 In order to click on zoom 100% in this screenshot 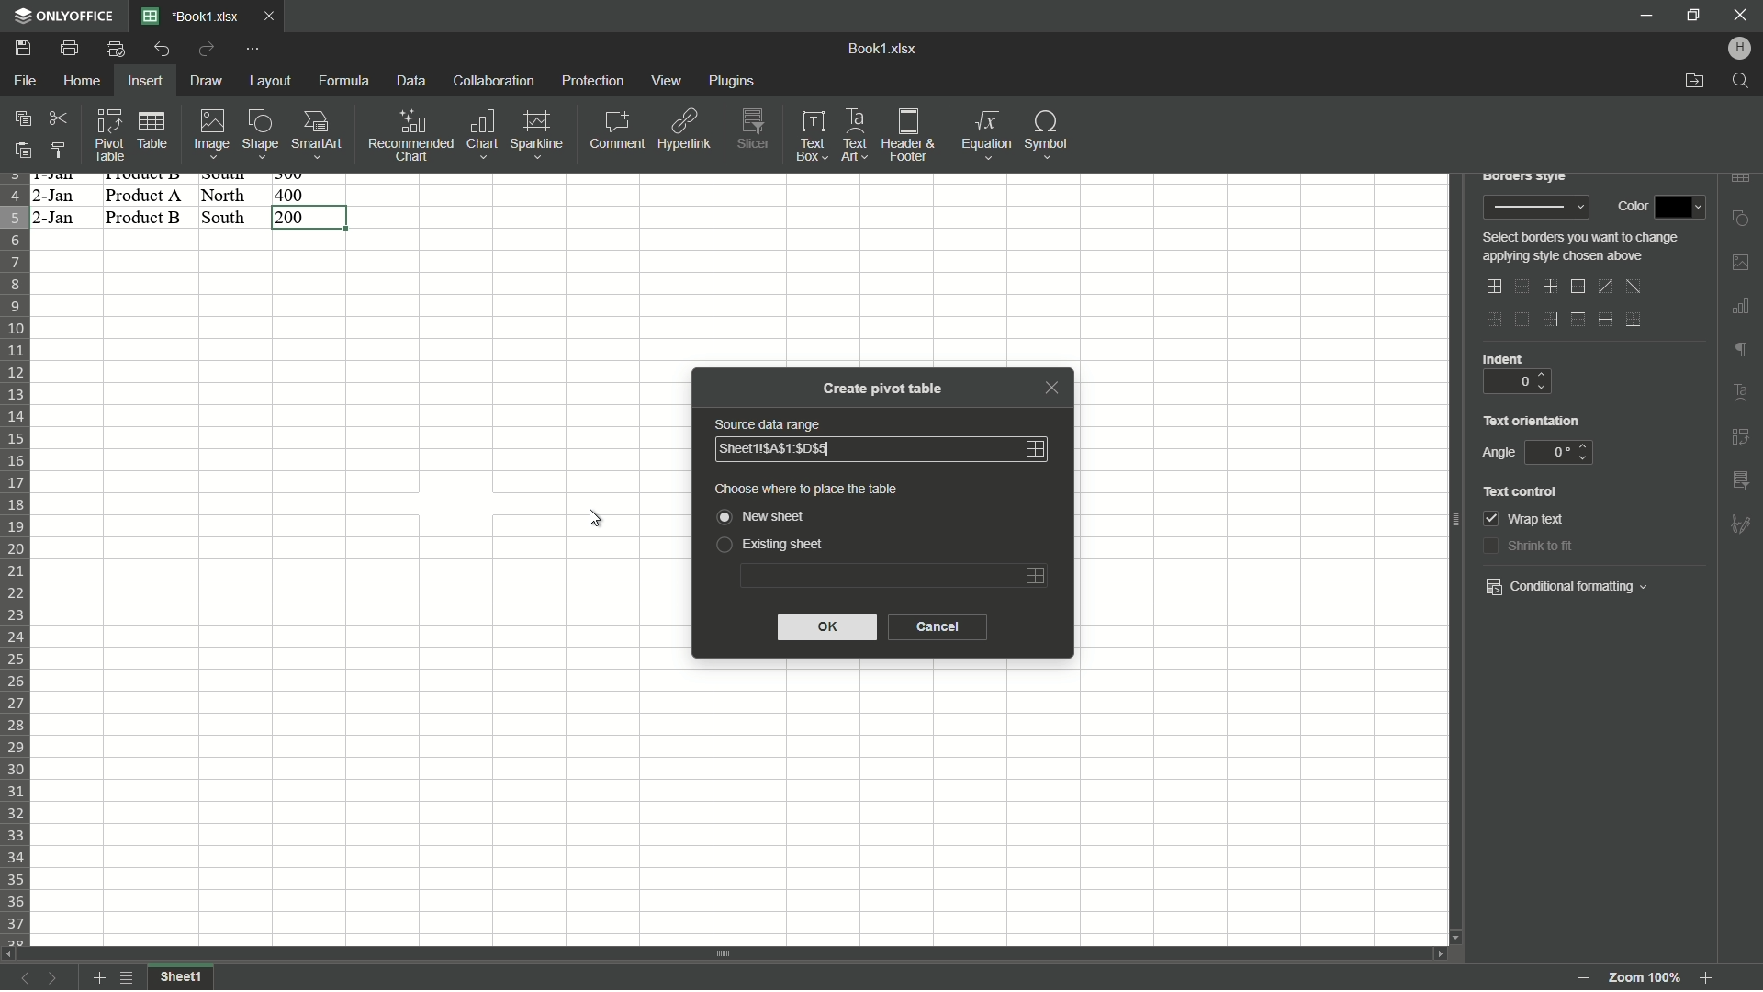, I will do `click(1644, 973)`.